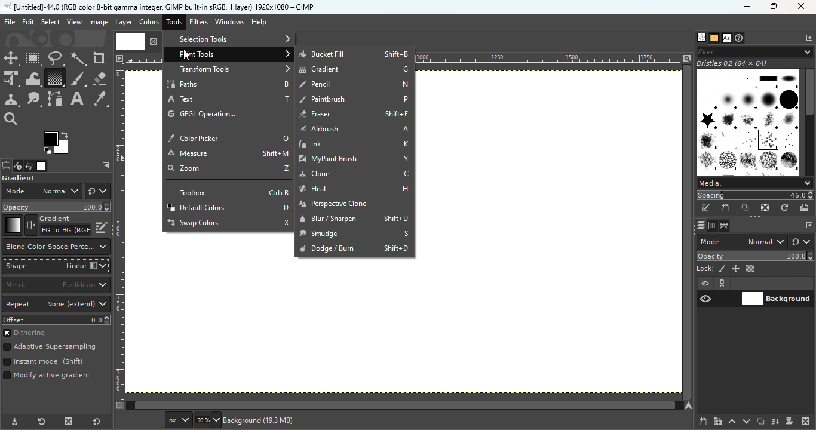  What do you see at coordinates (78, 78) in the screenshot?
I see `Paint brush tool` at bounding box center [78, 78].